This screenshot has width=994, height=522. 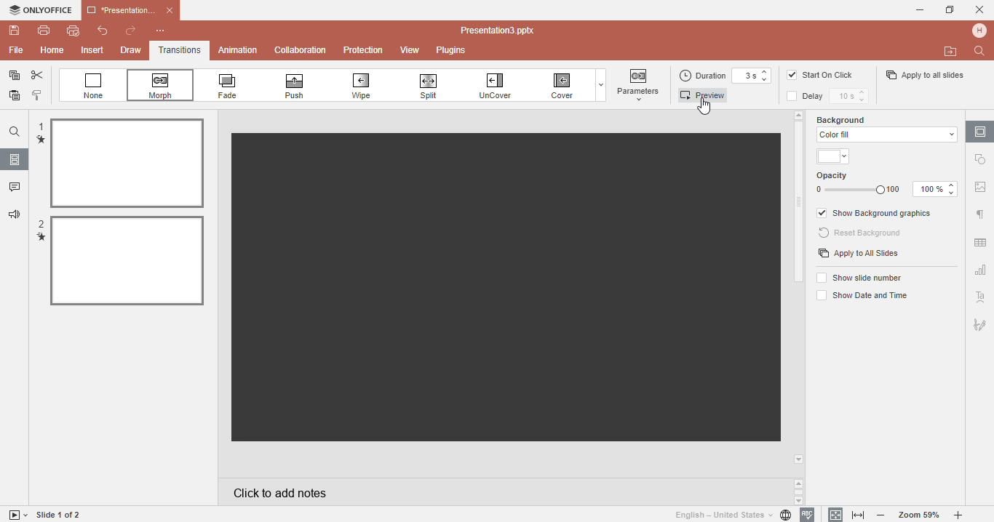 I want to click on Zoom, so click(x=920, y=515).